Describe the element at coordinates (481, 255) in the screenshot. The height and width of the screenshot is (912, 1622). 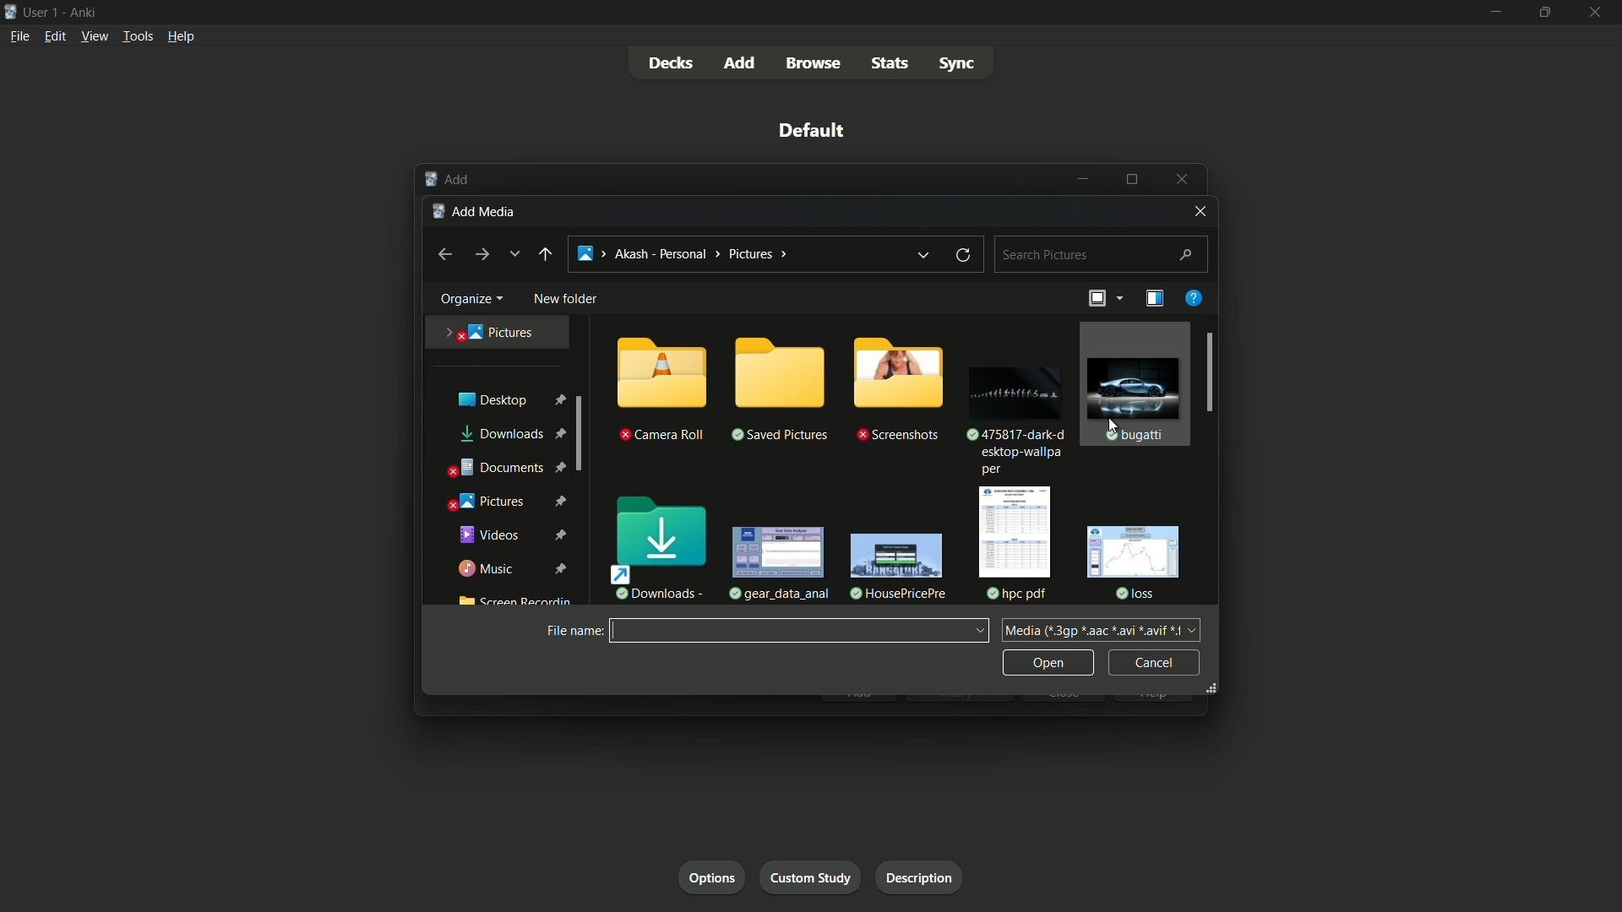
I see `forward` at that location.